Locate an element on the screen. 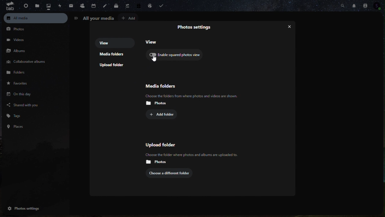 The image size is (385, 217). Profile is located at coordinates (378, 6).